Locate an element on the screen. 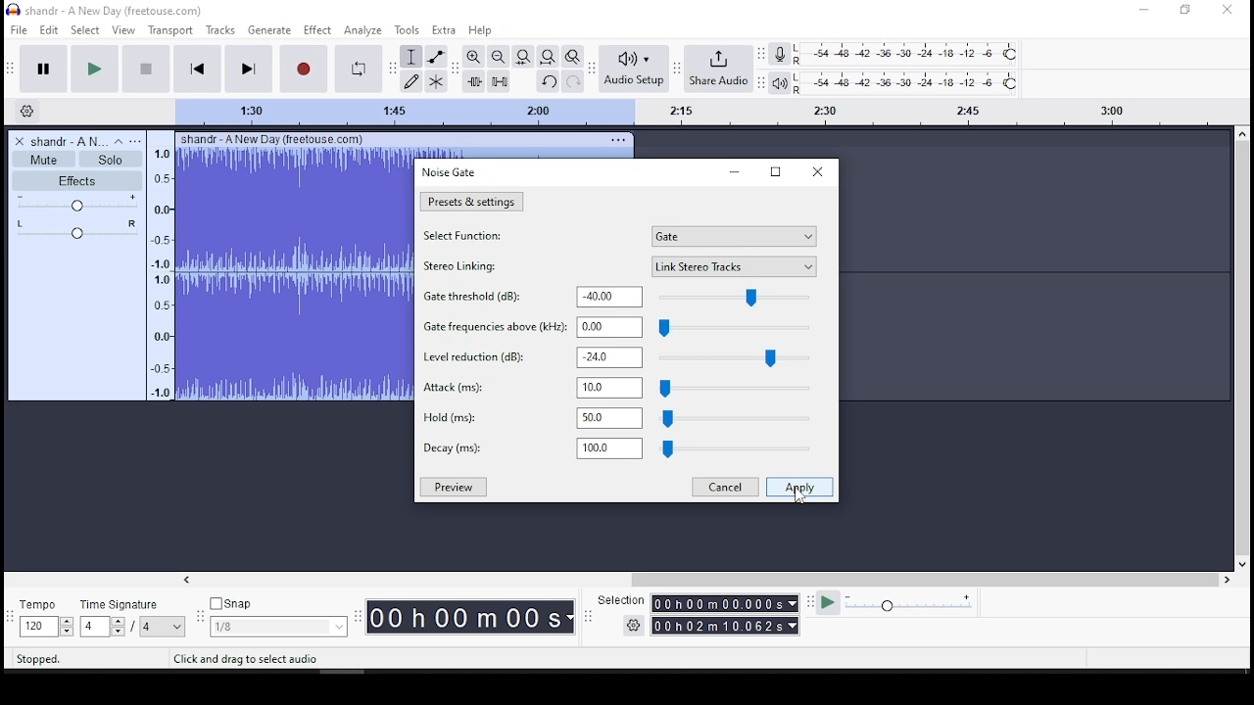  delete track is located at coordinates (20, 141).